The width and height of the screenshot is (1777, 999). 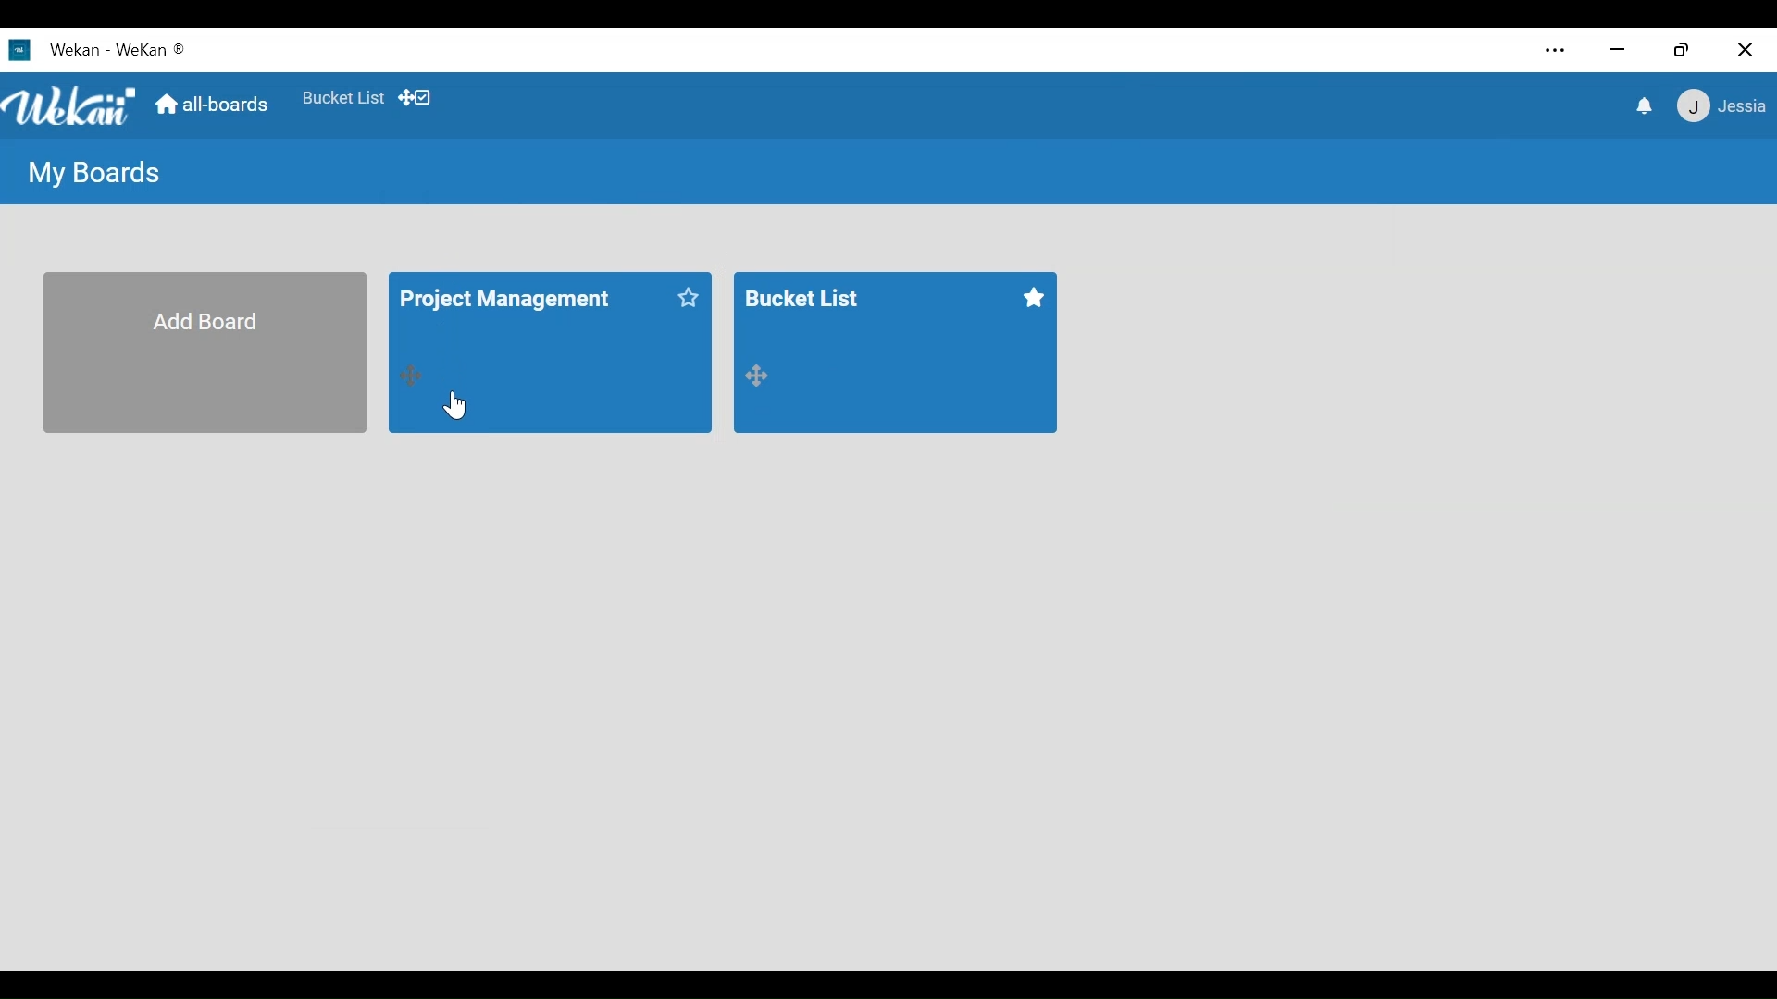 What do you see at coordinates (345, 98) in the screenshot?
I see `Favorites` at bounding box center [345, 98].